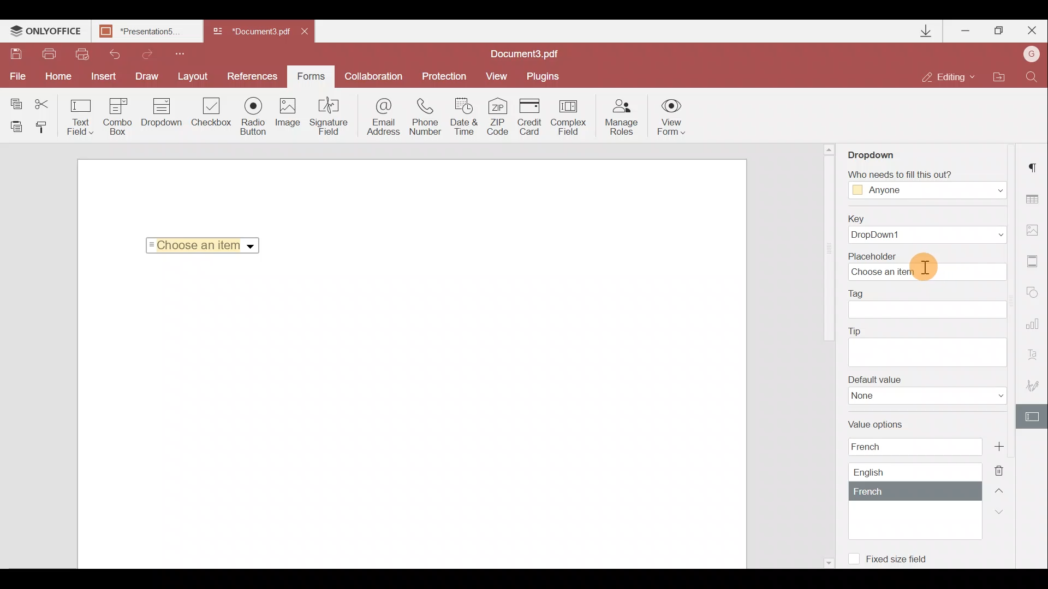  Describe the element at coordinates (253, 116) in the screenshot. I see `Radio button` at that location.